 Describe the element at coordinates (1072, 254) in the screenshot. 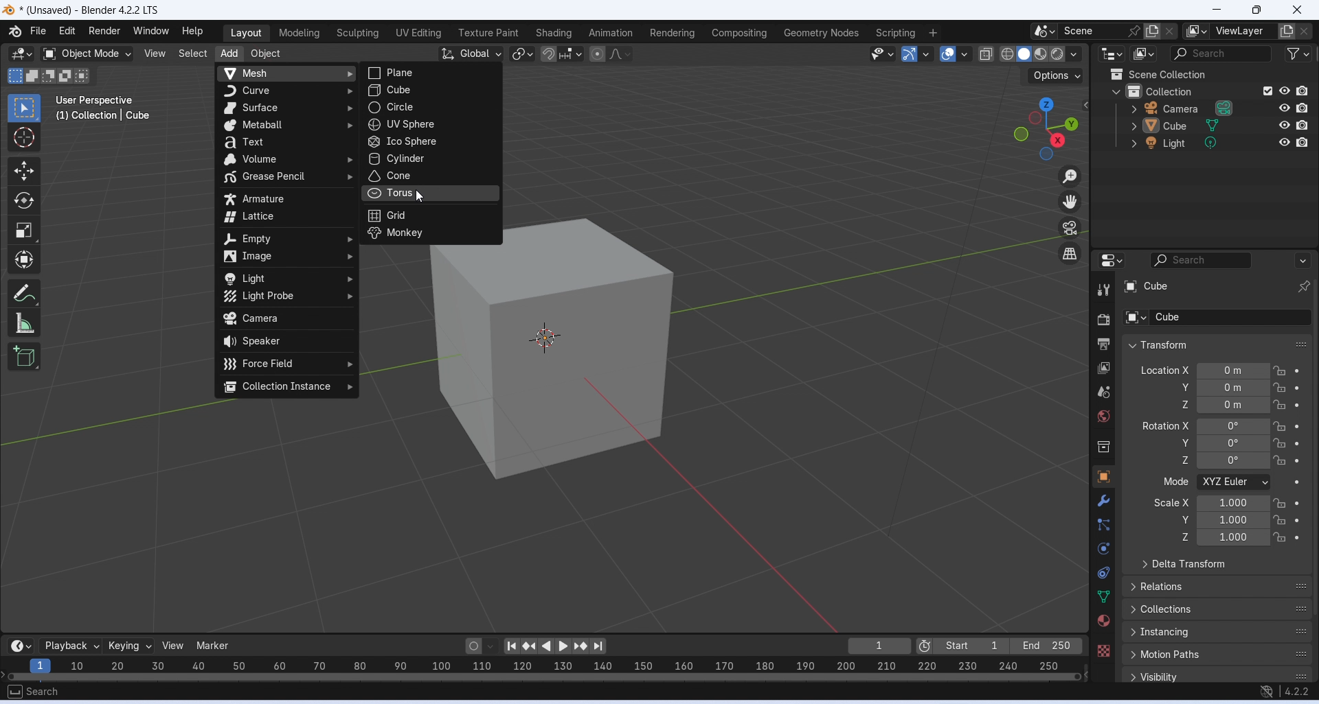

I see `Switch the current view` at that location.